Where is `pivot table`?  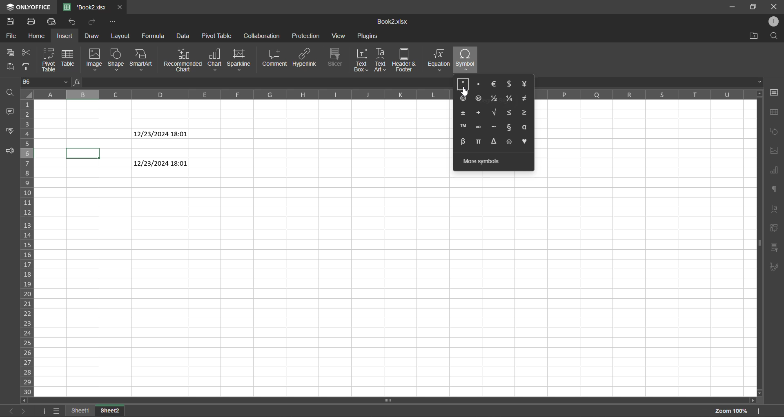
pivot table is located at coordinates (218, 36).